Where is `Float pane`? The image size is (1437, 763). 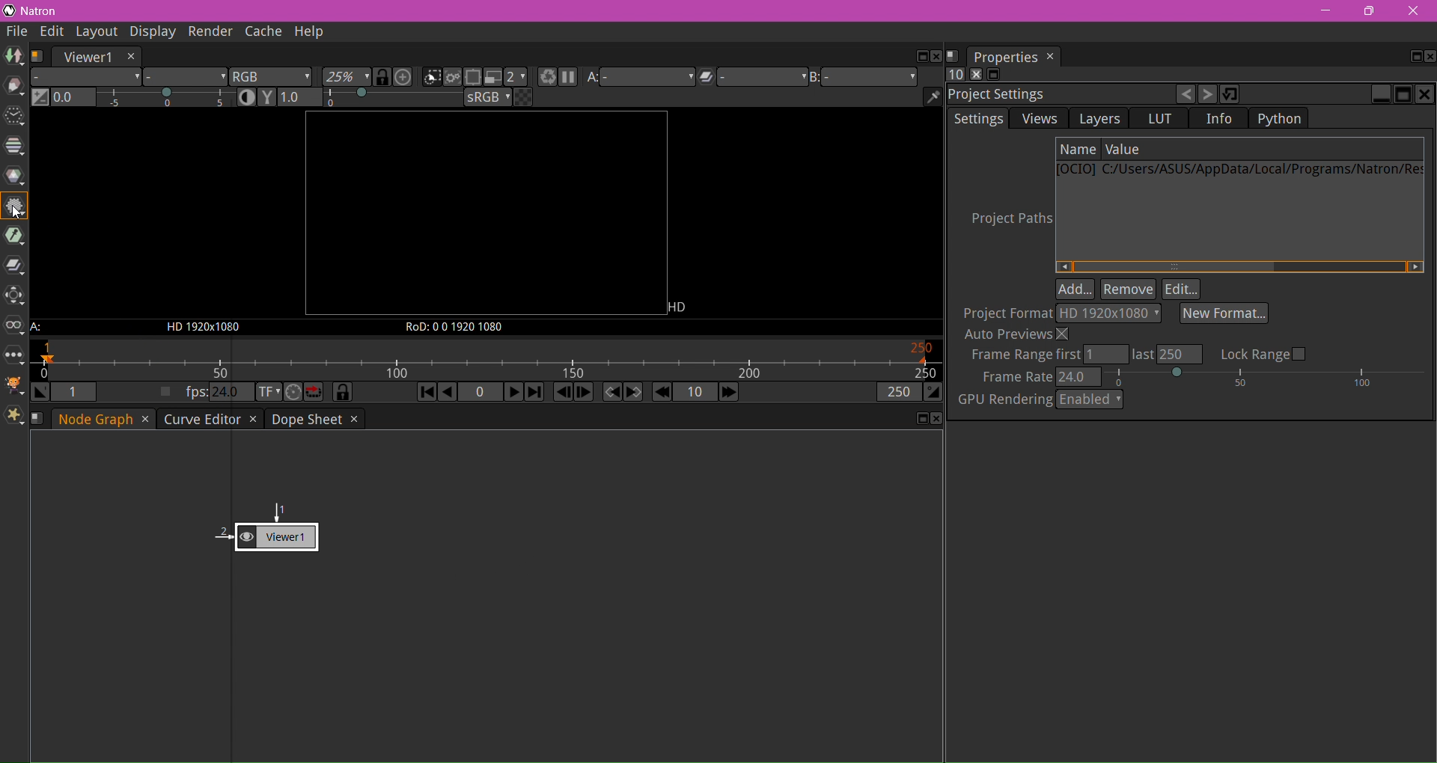
Float pane is located at coordinates (1411, 57).